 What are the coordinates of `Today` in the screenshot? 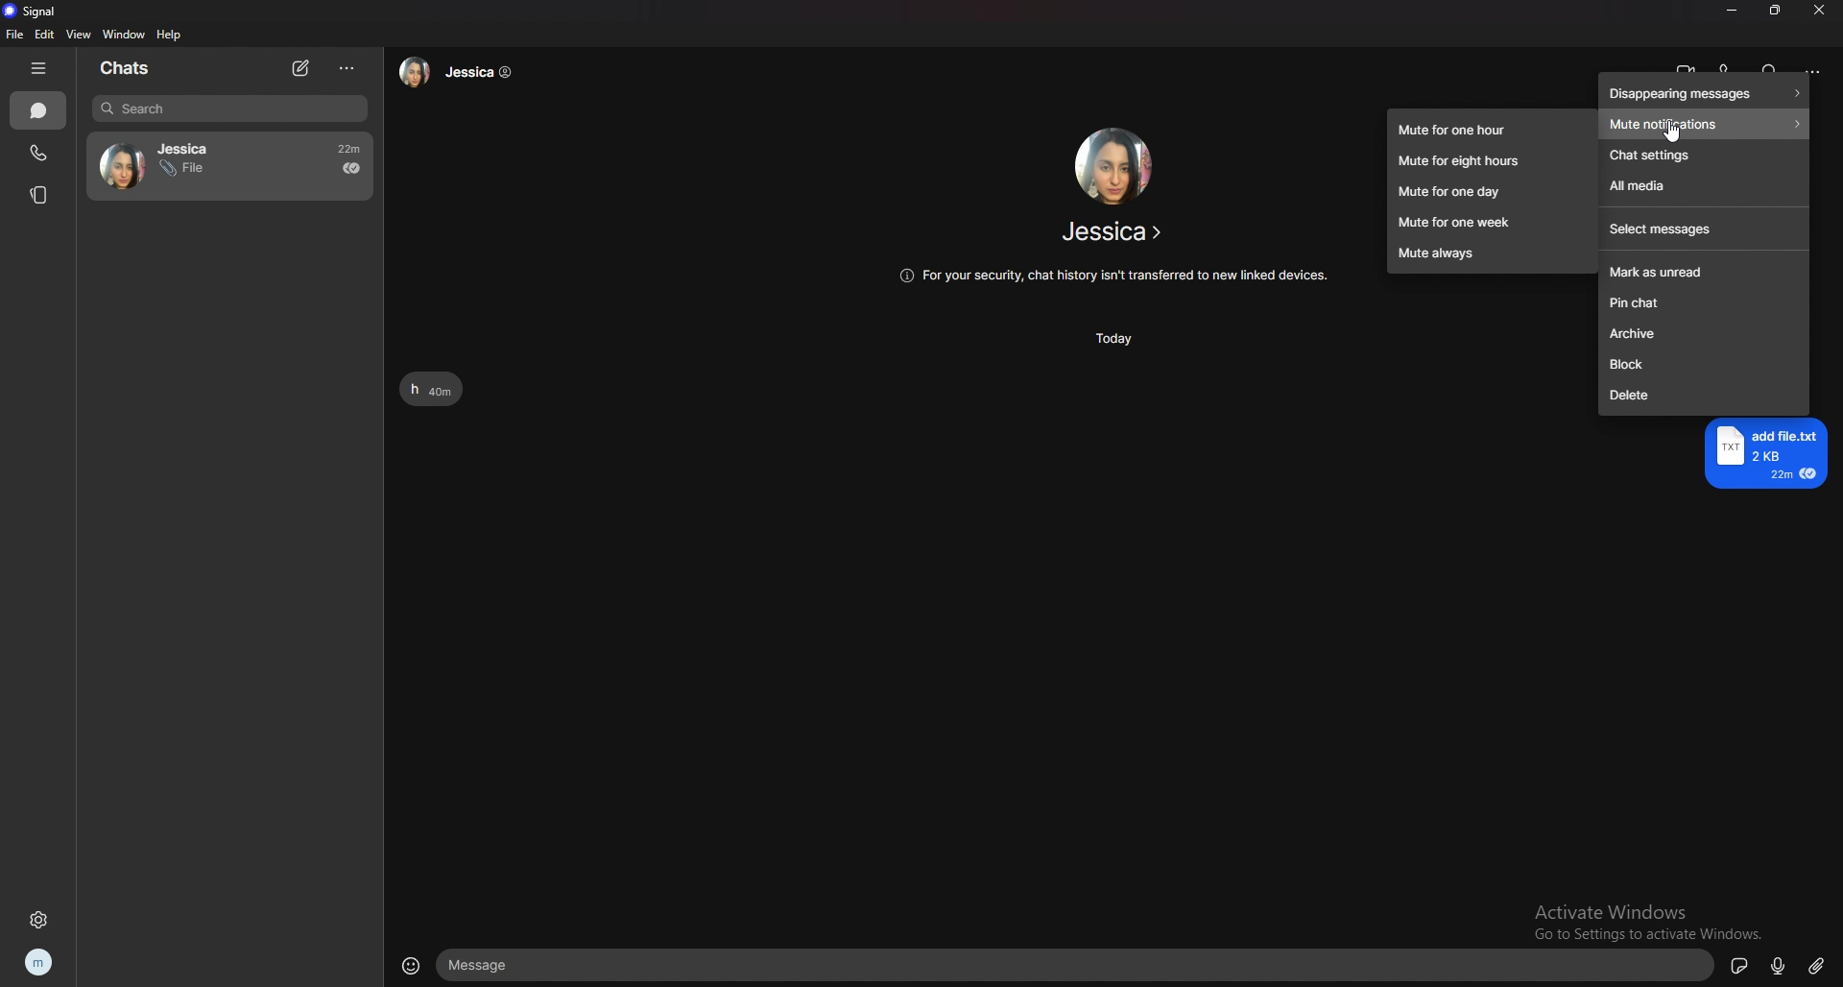 It's located at (1118, 338).